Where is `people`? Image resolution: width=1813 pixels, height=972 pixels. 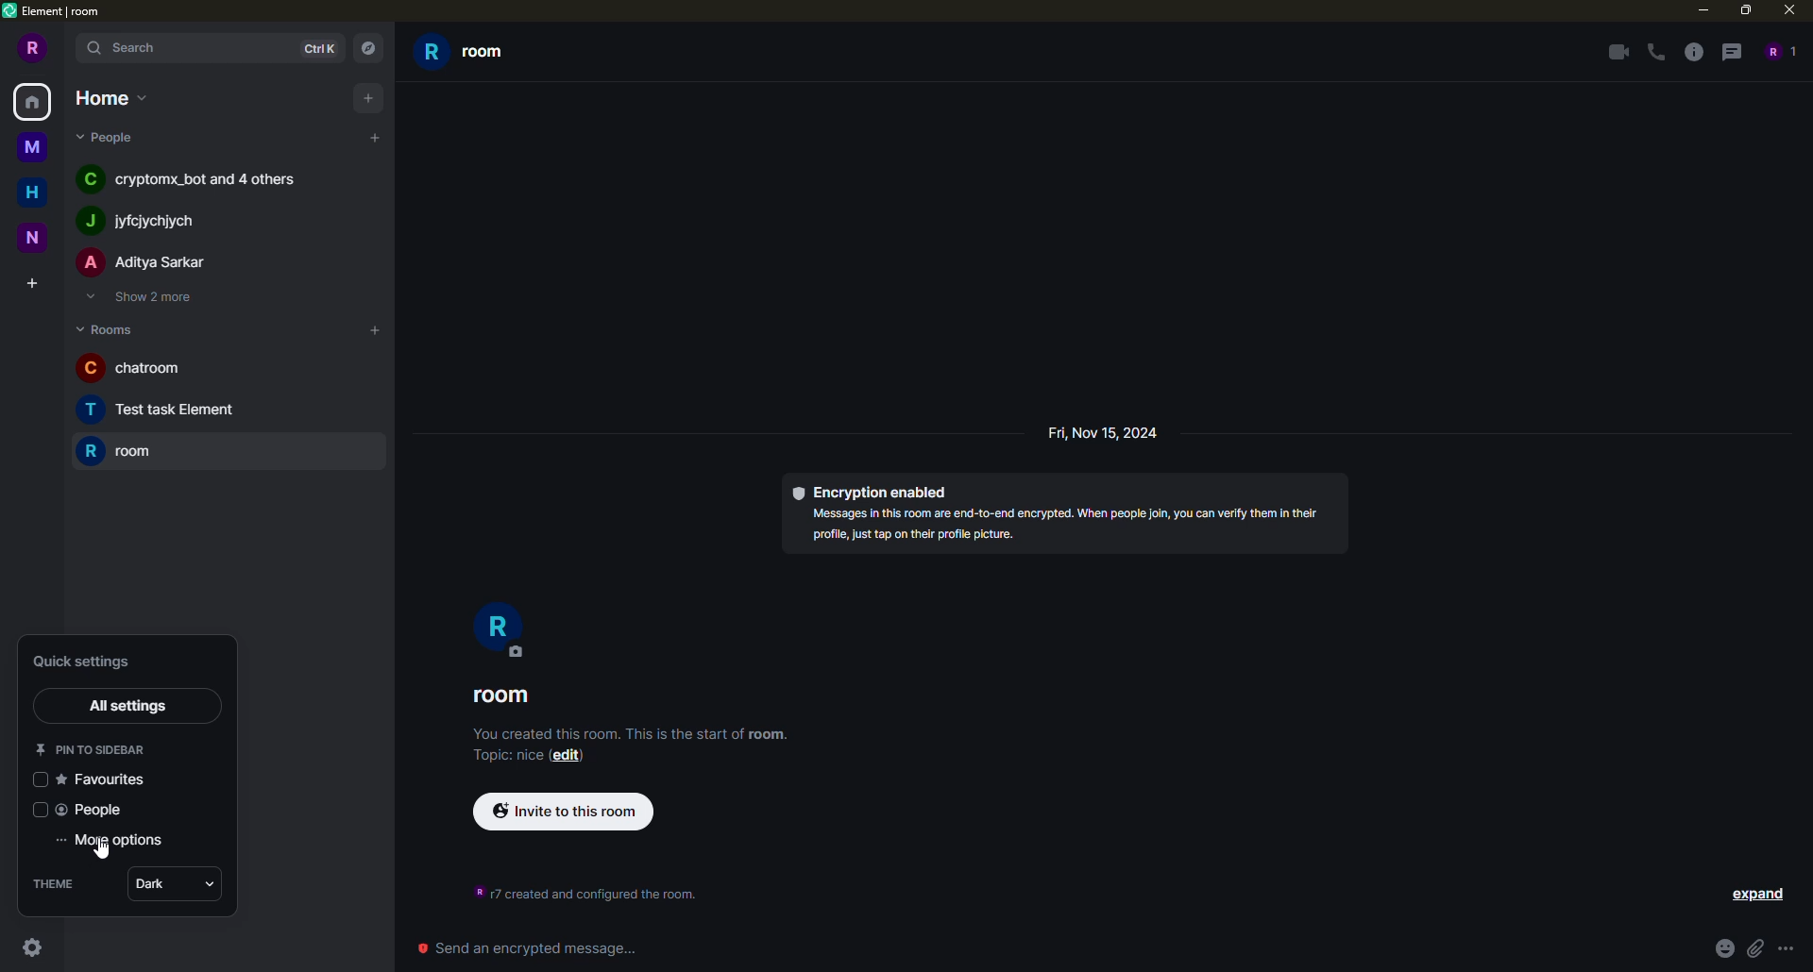 people is located at coordinates (99, 810).